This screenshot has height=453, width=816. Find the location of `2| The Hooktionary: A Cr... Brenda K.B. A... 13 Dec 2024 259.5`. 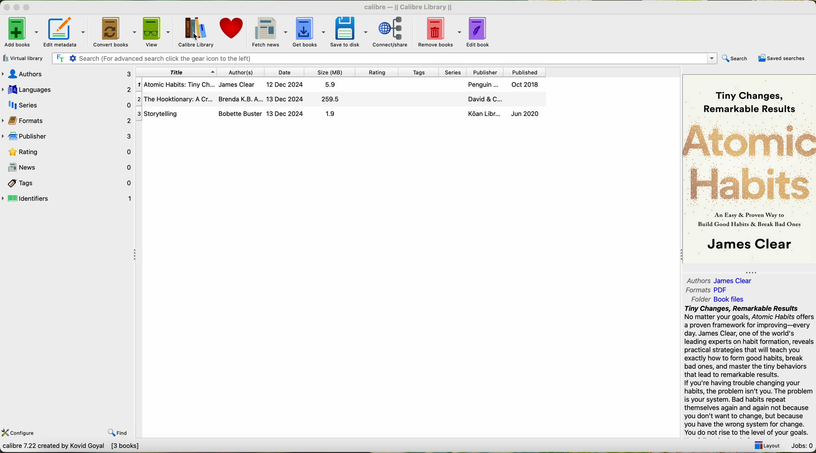

2| The Hooktionary: A Cr... Brenda K.B. A... 13 Dec 2024 259.5 is located at coordinates (244, 99).